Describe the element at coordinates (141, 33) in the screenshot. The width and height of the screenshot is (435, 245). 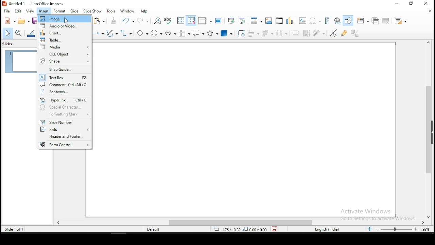
I see `basic shapes` at that location.